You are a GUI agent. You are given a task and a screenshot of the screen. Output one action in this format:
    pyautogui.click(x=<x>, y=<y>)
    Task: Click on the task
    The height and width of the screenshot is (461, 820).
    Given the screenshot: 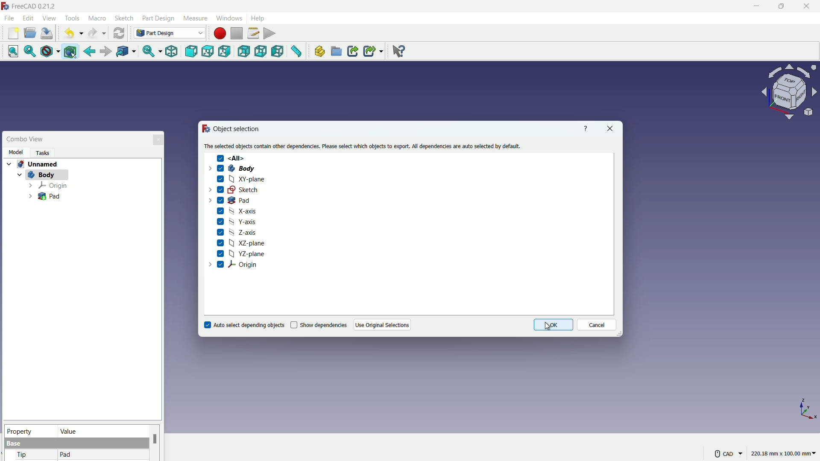 What is the action you would take?
    pyautogui.click(x=45, y=152)
    